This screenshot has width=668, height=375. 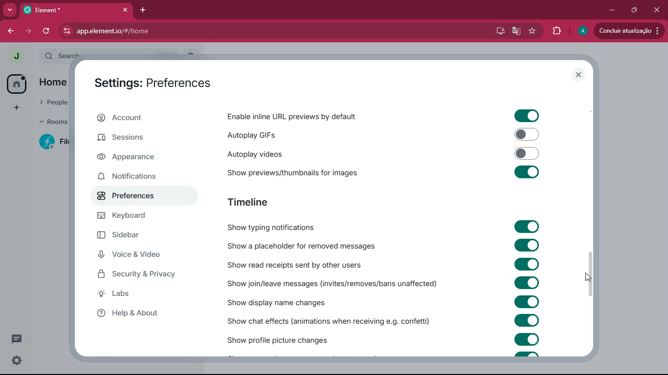 I want to click on toggle on/off, so click(x=527, y=116).